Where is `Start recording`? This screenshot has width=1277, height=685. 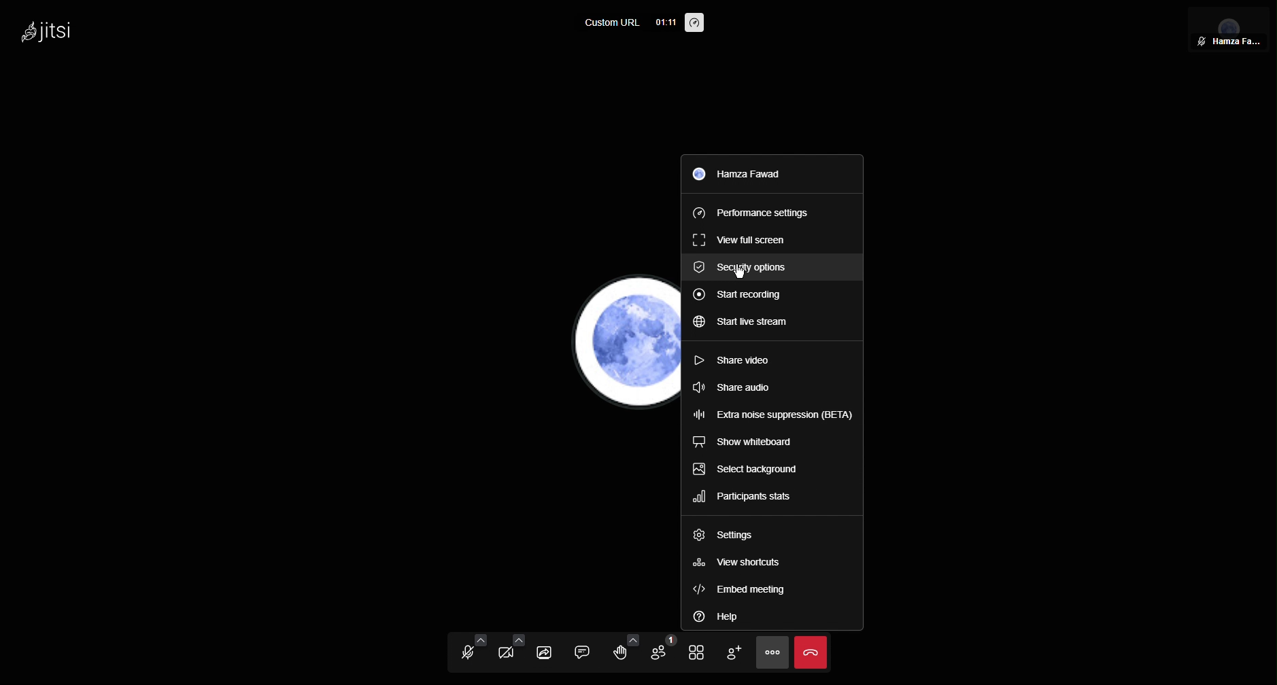
Start recording is located at coordinates (742, 294).